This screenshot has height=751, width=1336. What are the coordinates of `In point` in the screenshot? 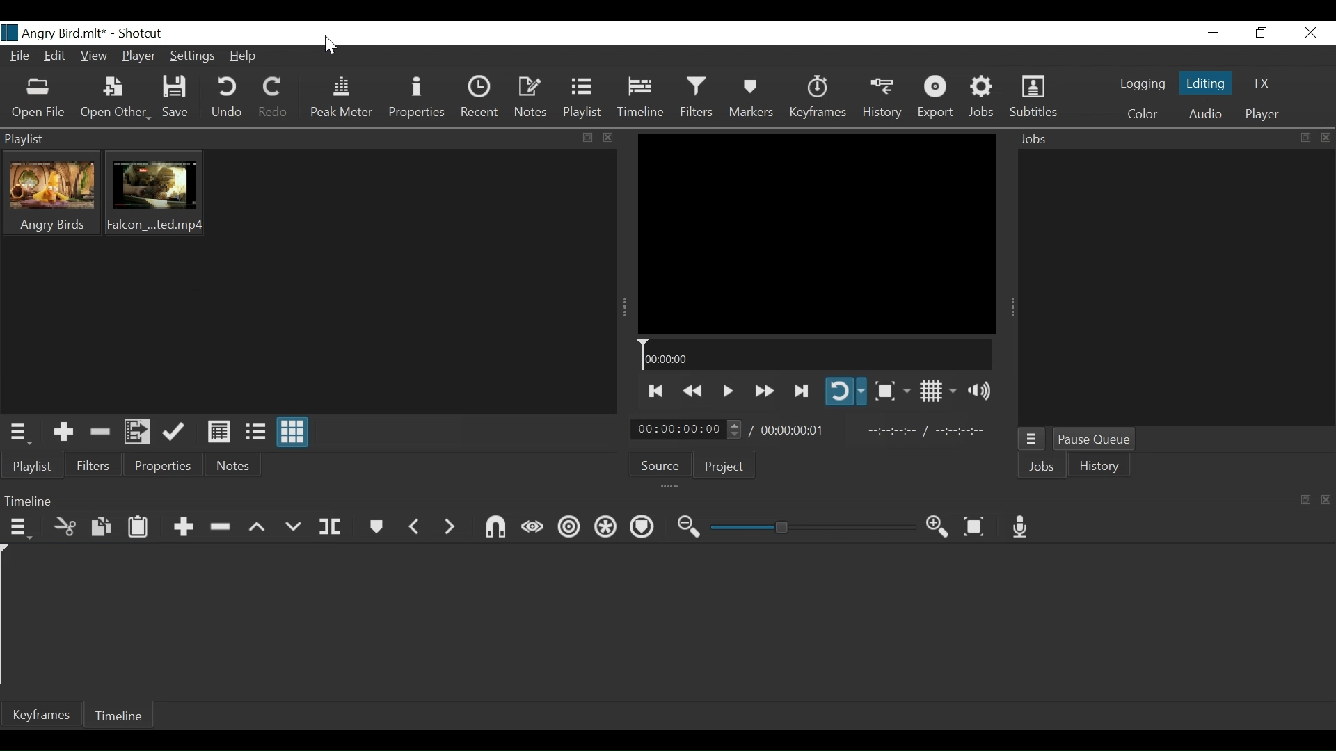 It's located at (929, 430).